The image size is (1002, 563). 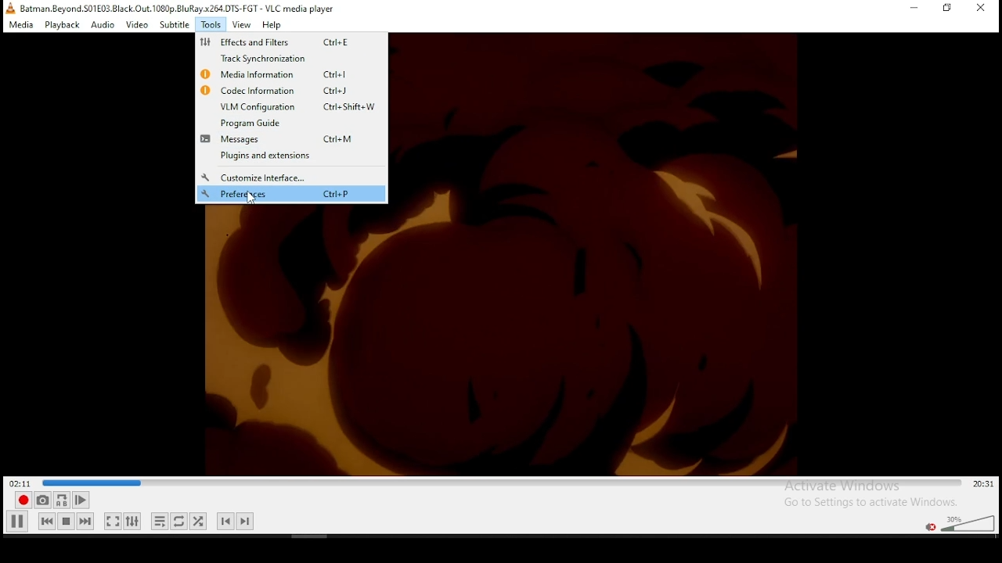 What do you see at coordinates (916, 8) in the screenshot?
I see `minimize` at bounding box center [916, 8].